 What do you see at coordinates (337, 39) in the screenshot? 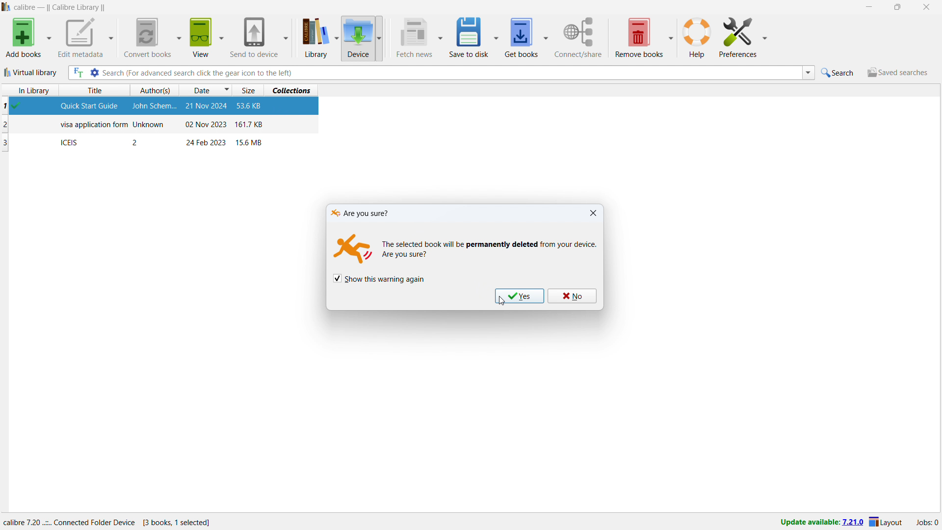
I see `library options` at bounding box center [337, 39].